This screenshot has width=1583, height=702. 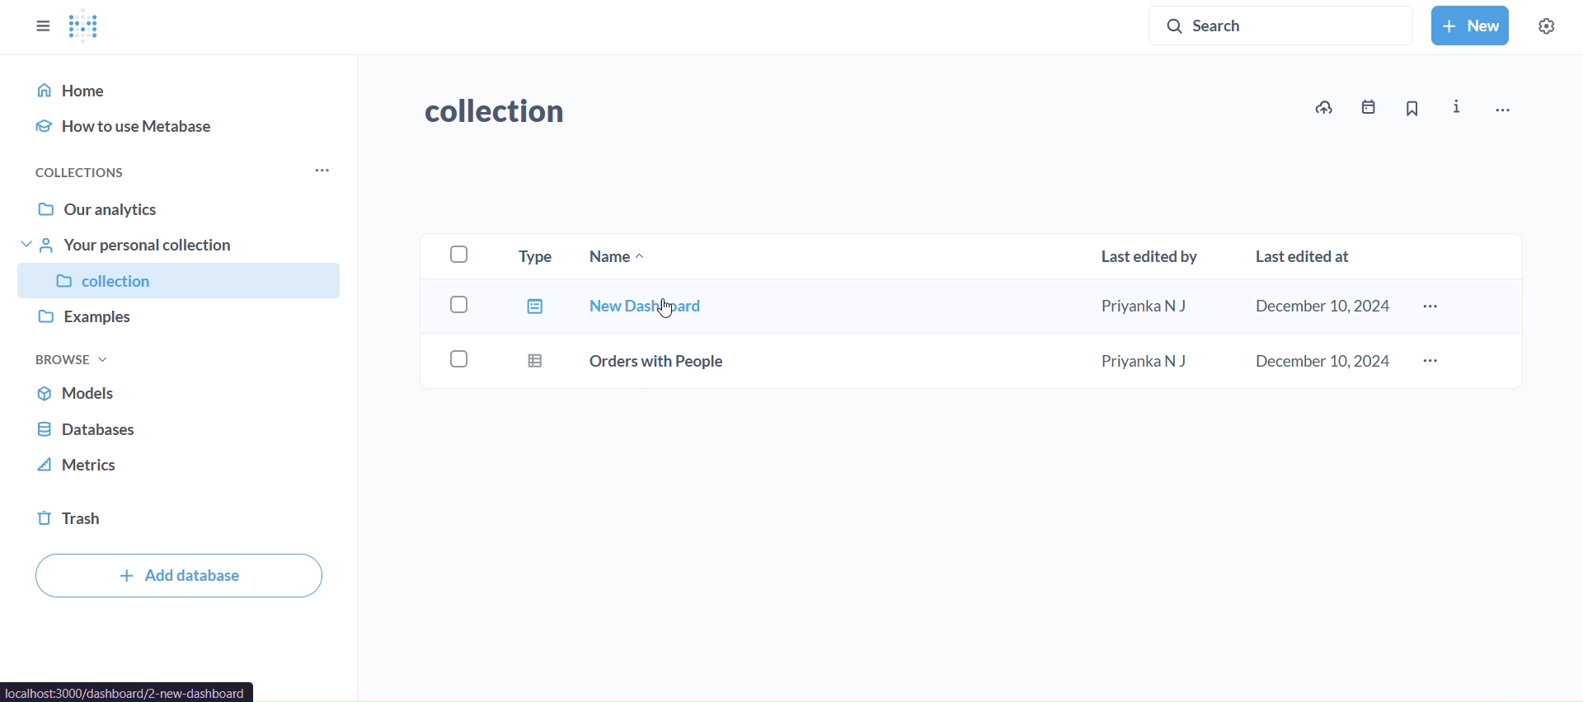 What do you see at coordinates (183, 466) in the screenshot?
I see `metrics` at bounding box center [183, 466].